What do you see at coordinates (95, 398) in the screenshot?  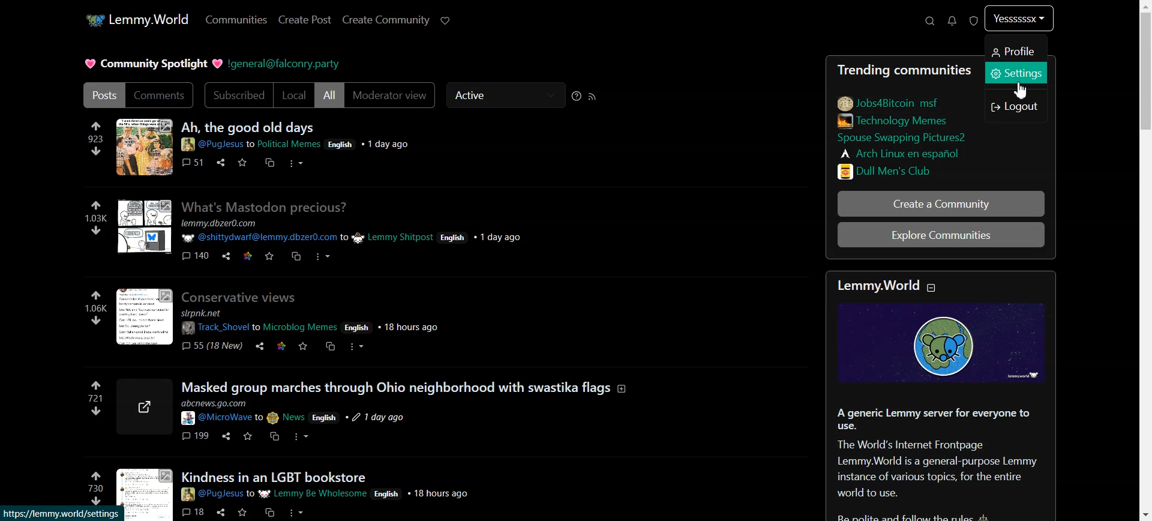 I see `numbers` at bounding box center [95, 398].